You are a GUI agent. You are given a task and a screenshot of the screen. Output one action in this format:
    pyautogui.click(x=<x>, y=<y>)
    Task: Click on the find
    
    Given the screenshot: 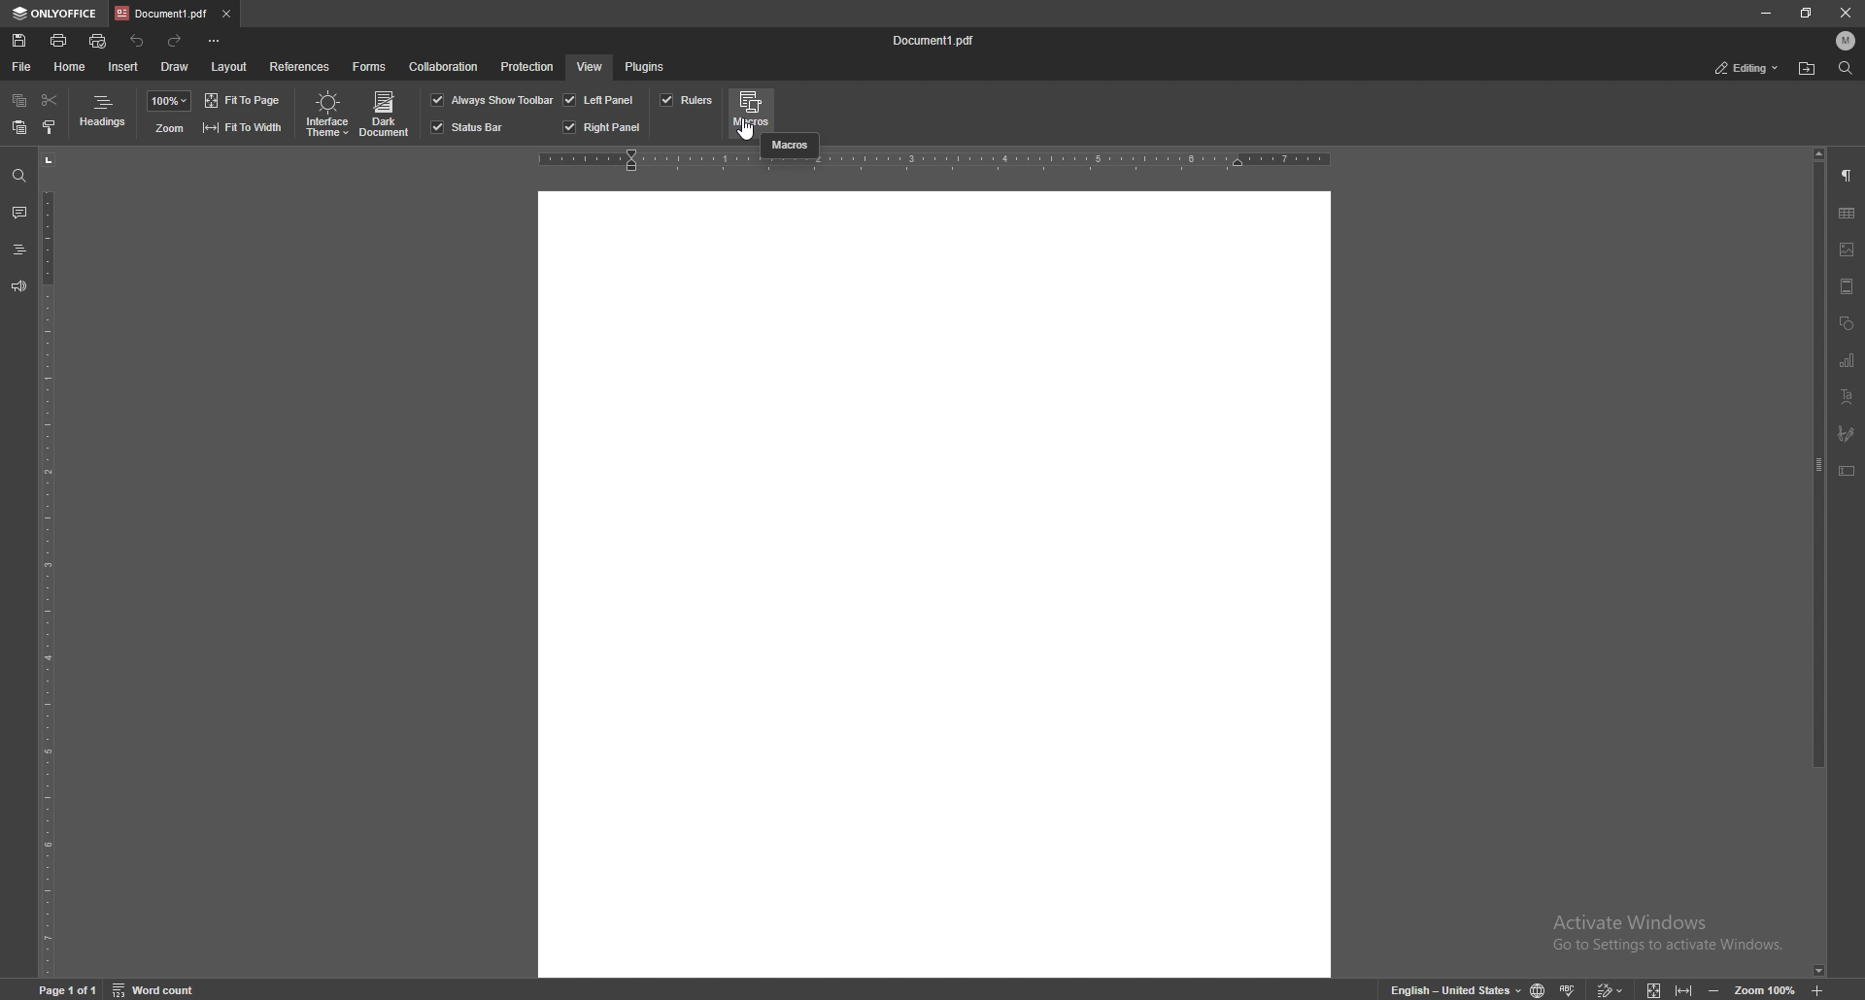 What is the action you would take?
    pyautogui.click(x=19, y=176)
    